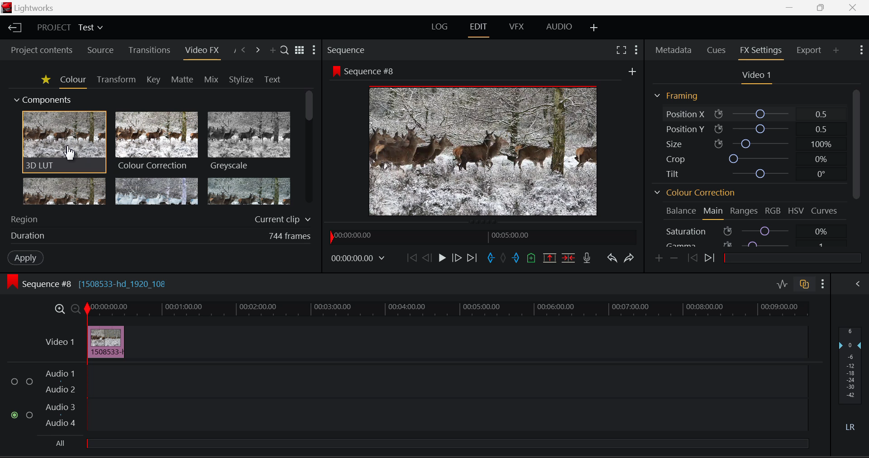 The height and width of the screenshot is (458, 869). Describe the element at coordinates (791, 8) in the screenshot. I see `Restore Down` at that location.